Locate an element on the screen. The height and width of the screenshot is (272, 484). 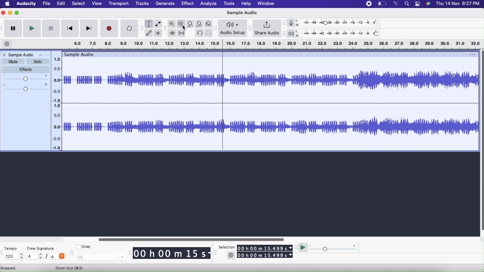
Click and drag to define a looping region is located at coordinates (276, 44).